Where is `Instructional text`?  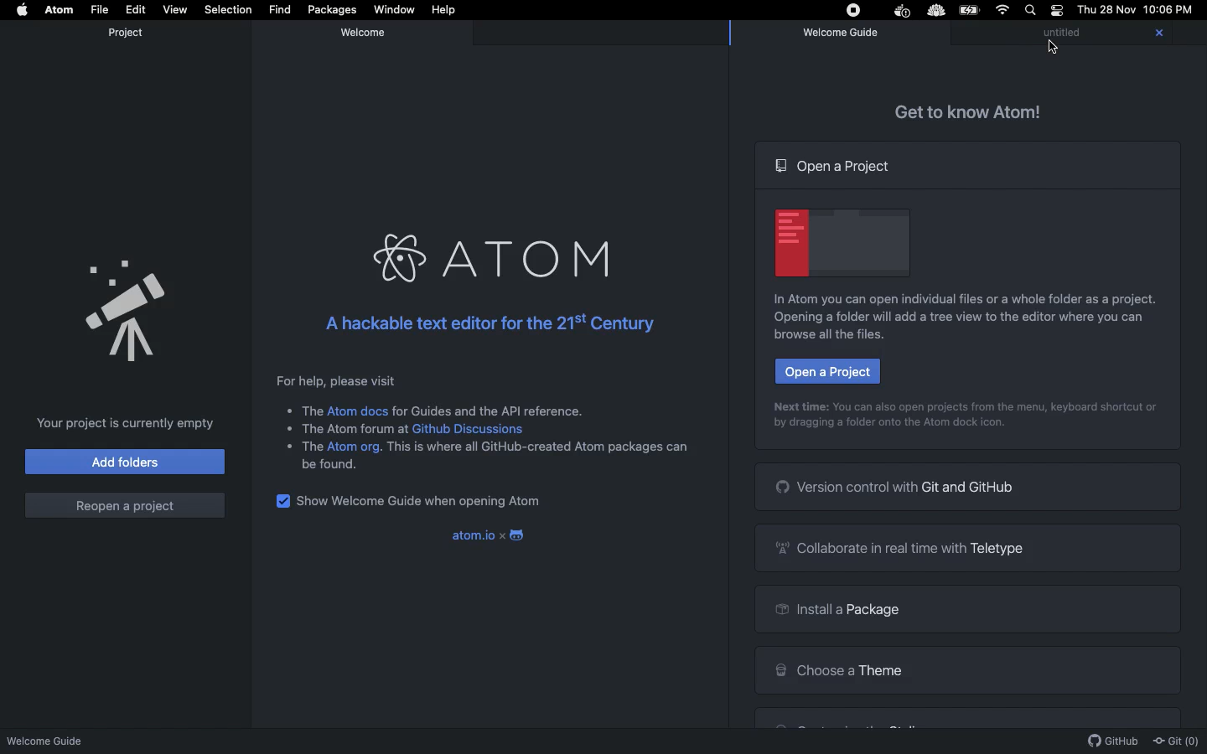
Instructional text is located at coordinates (965, 403).